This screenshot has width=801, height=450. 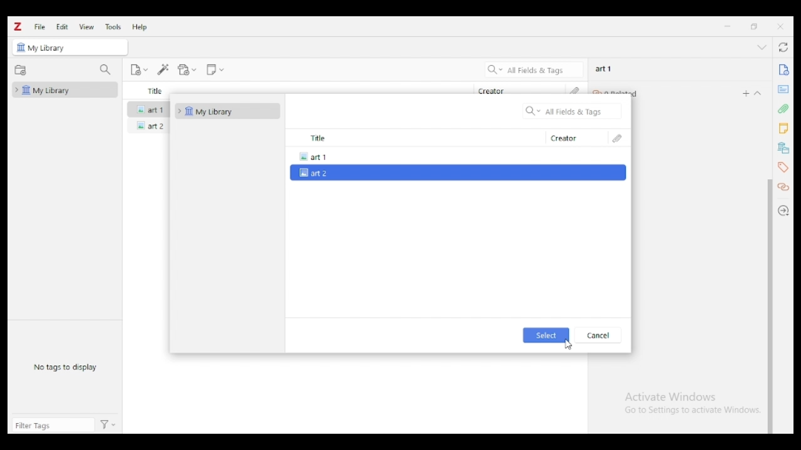 I want to click on vertical scroll bar, so click(x=770, y=306).